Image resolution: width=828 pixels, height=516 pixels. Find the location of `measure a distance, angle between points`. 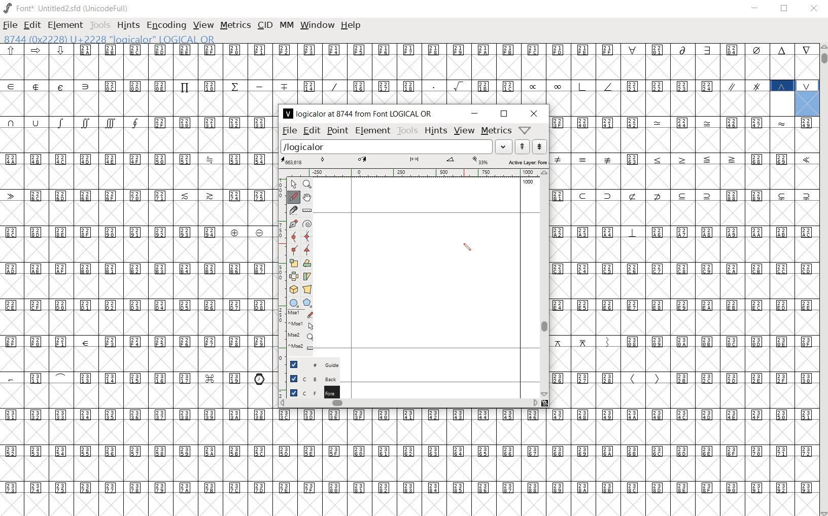

measure a distance, angle between points is located at coordinates (307, 210).